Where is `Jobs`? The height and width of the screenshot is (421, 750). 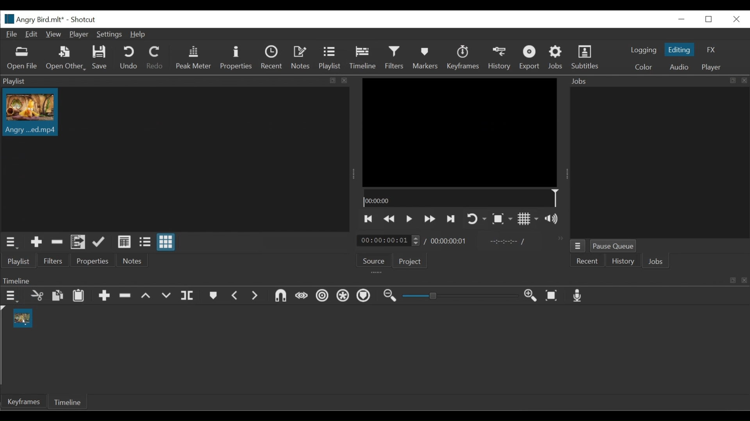 Jobs is located at coordinates (557, 57).